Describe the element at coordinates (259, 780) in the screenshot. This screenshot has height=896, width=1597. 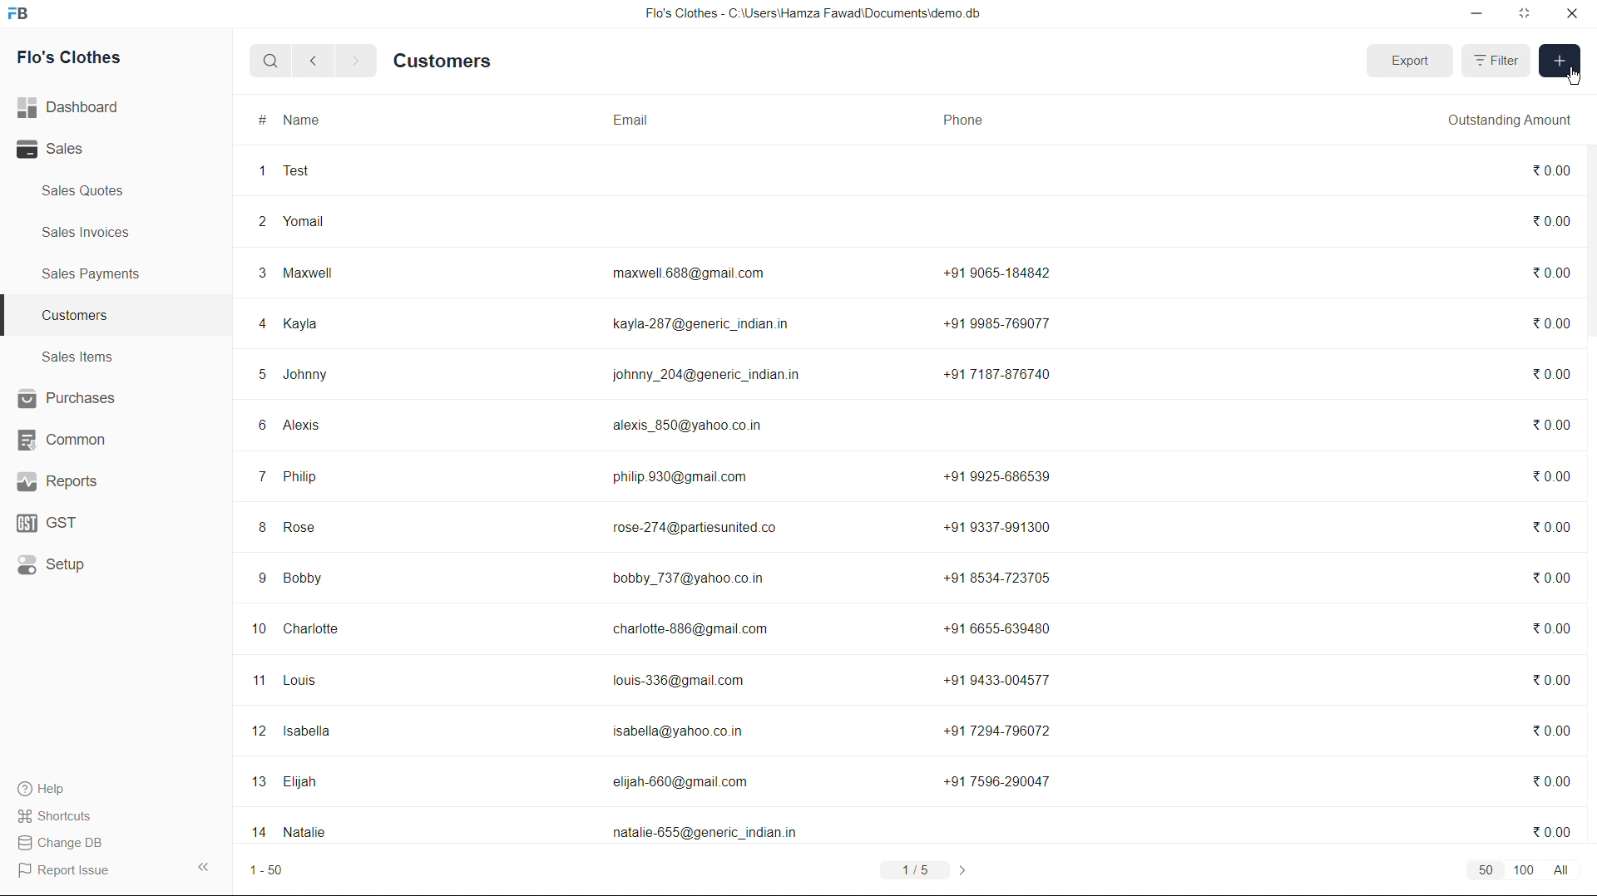
I see `13` at that location.